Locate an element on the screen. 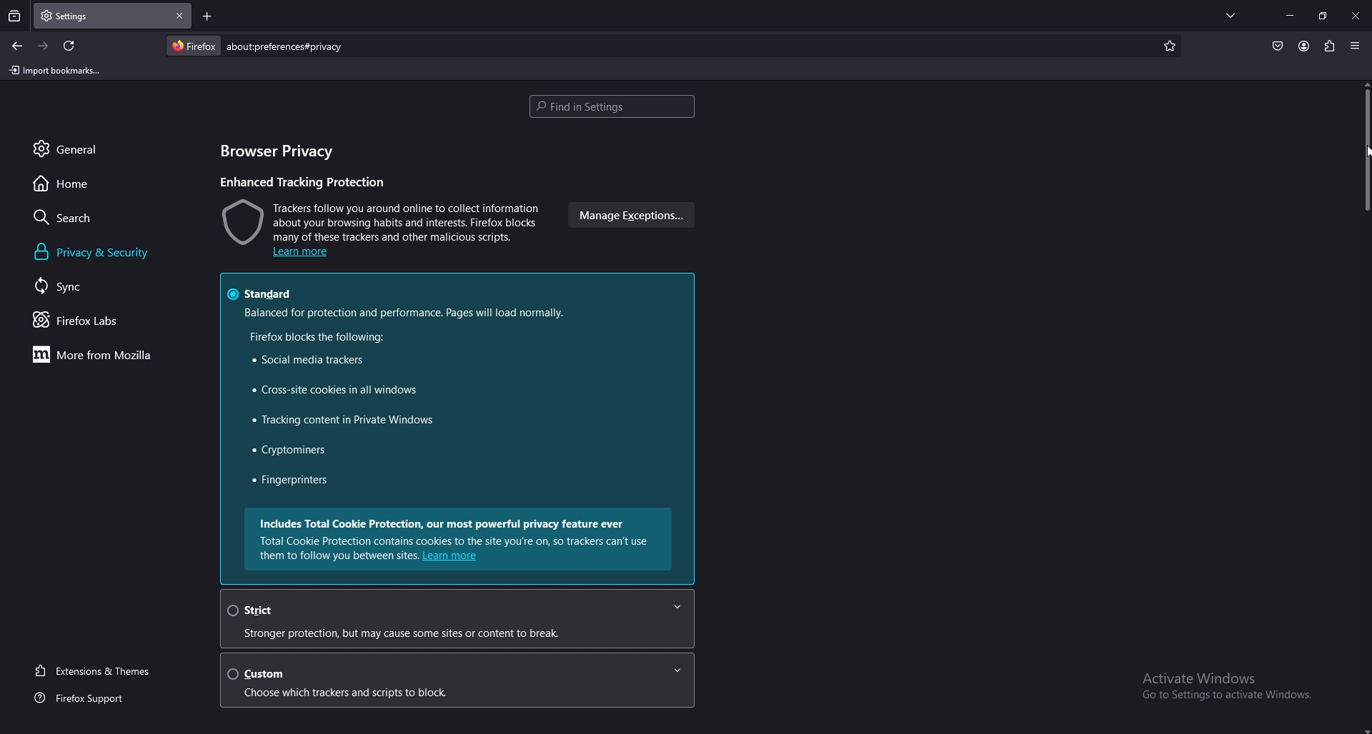 The width and height of the screenshot is (1372, 734). scroll up is located at coordinates (1363, 81).